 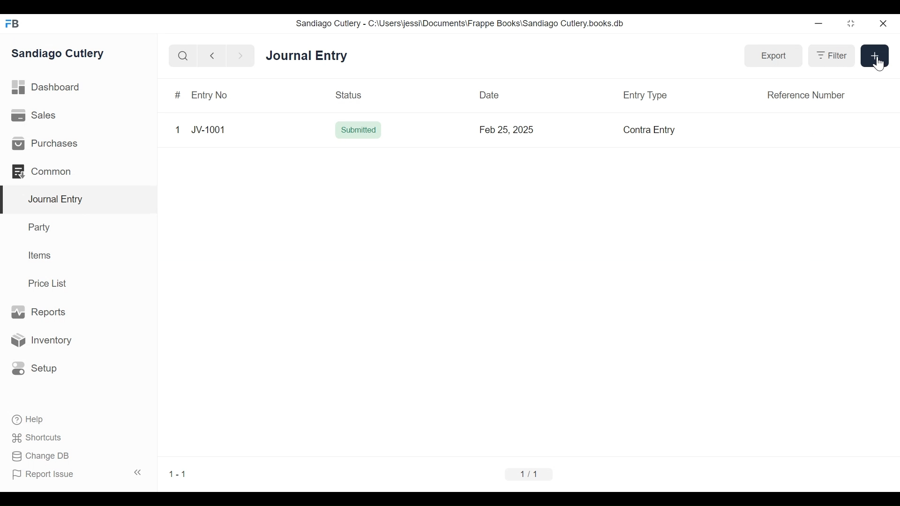 What do you see at coordinates (308, 57) in the screenshot?
I see `Journal Entry` at bounding box center [308, 57].